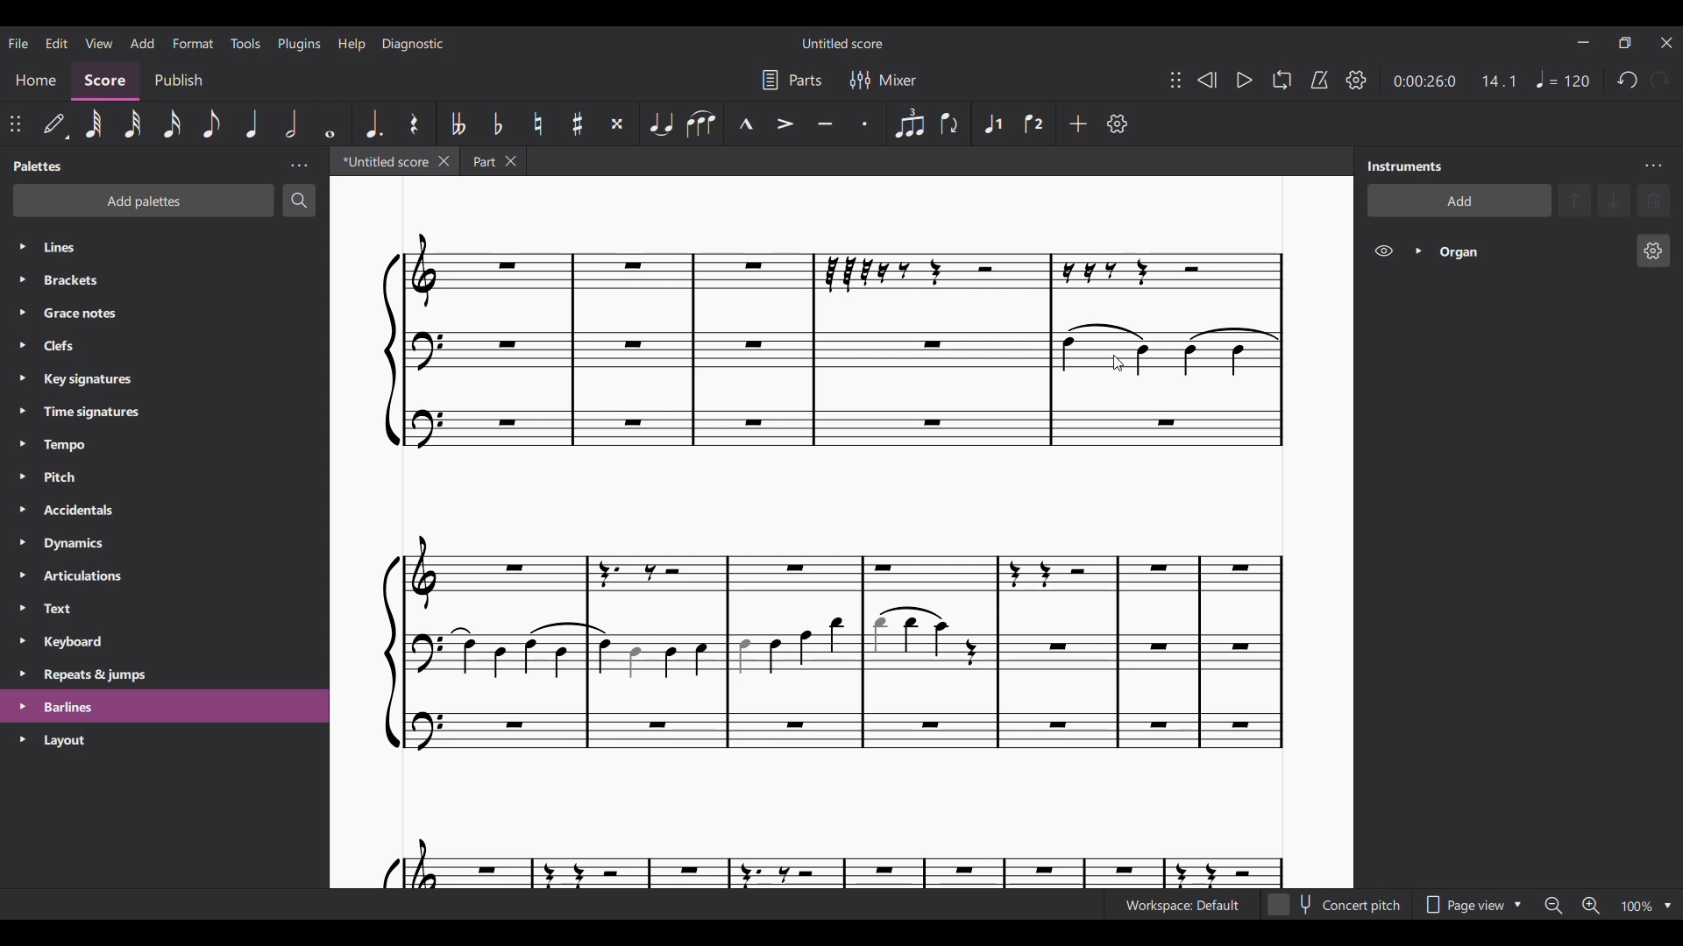 The height and width of the screenshot is (946, 1683). I want to click on Help menu, so click(352, 44).